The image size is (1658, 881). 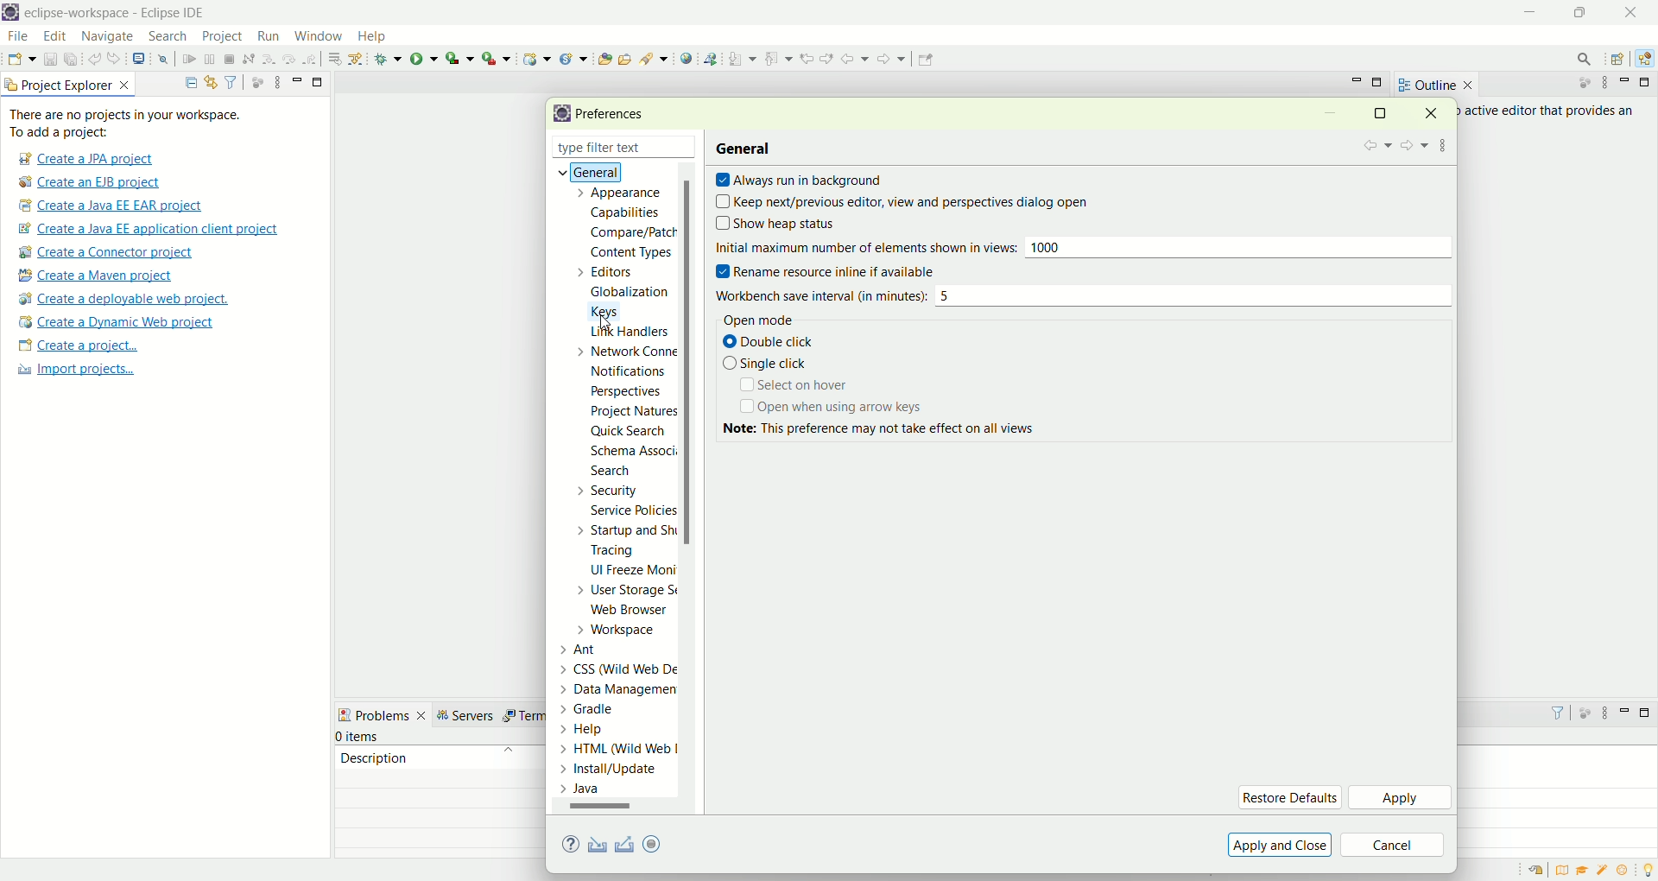 I want to click on scroll bar, so click(x=608, y=809).